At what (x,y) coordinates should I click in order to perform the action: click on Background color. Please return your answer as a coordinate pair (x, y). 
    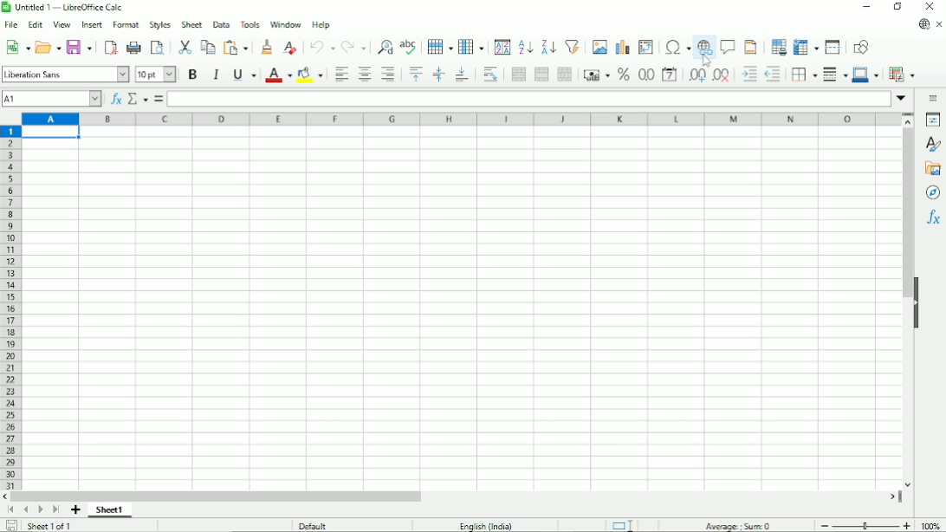
    Looking at the image, I should click on (311, 75).